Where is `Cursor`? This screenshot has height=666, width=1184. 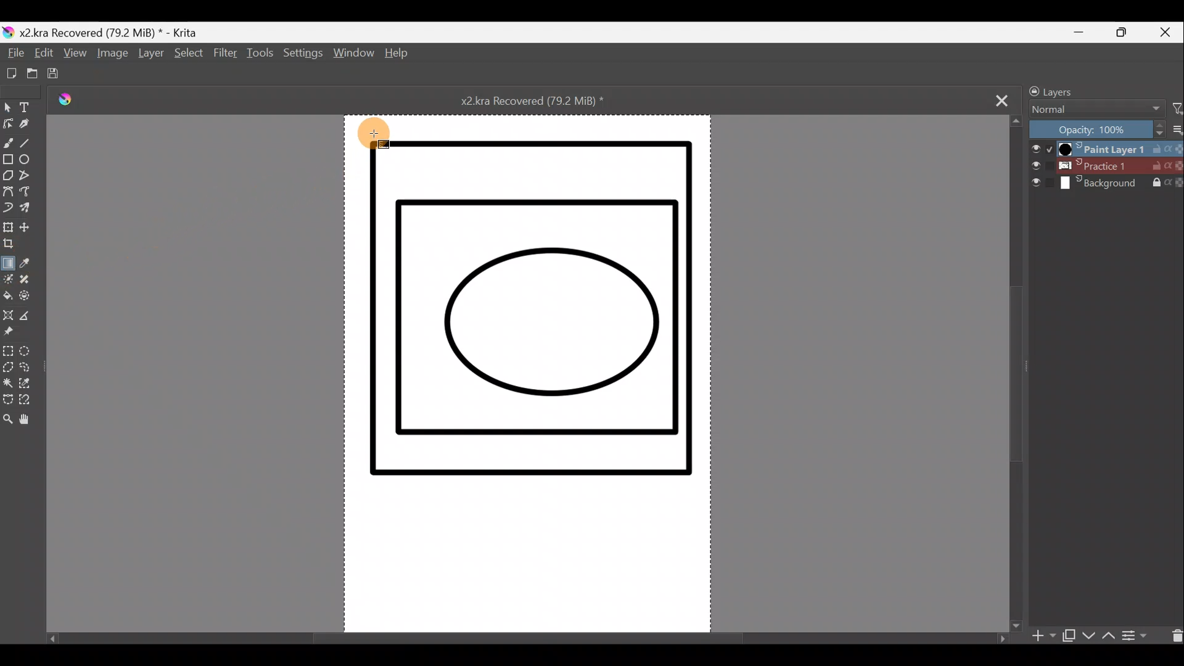
Cursor is located at coordinates (377, 133).